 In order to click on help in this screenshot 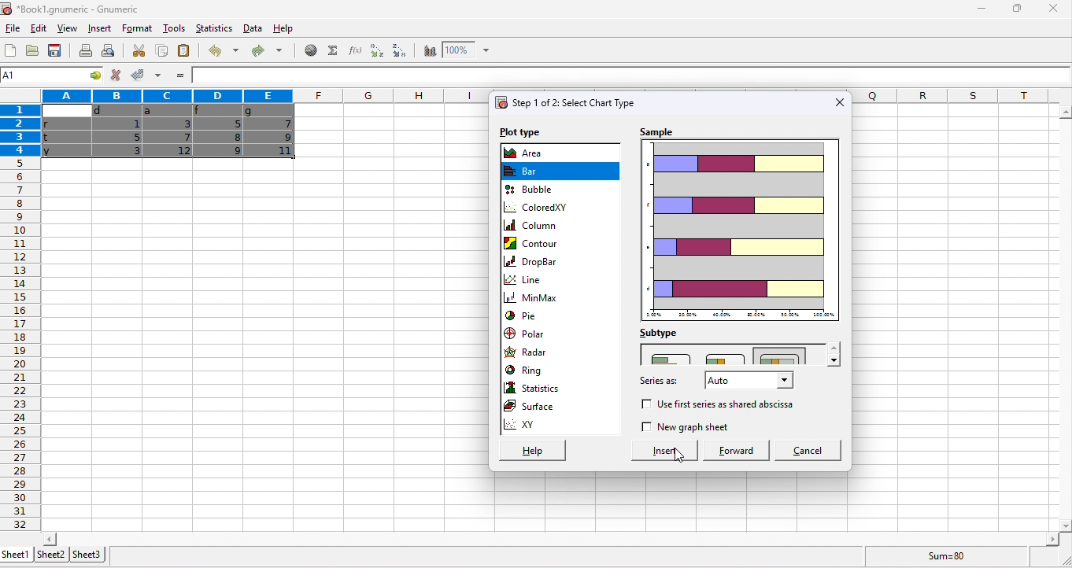, I will do `click(284, 28)`.